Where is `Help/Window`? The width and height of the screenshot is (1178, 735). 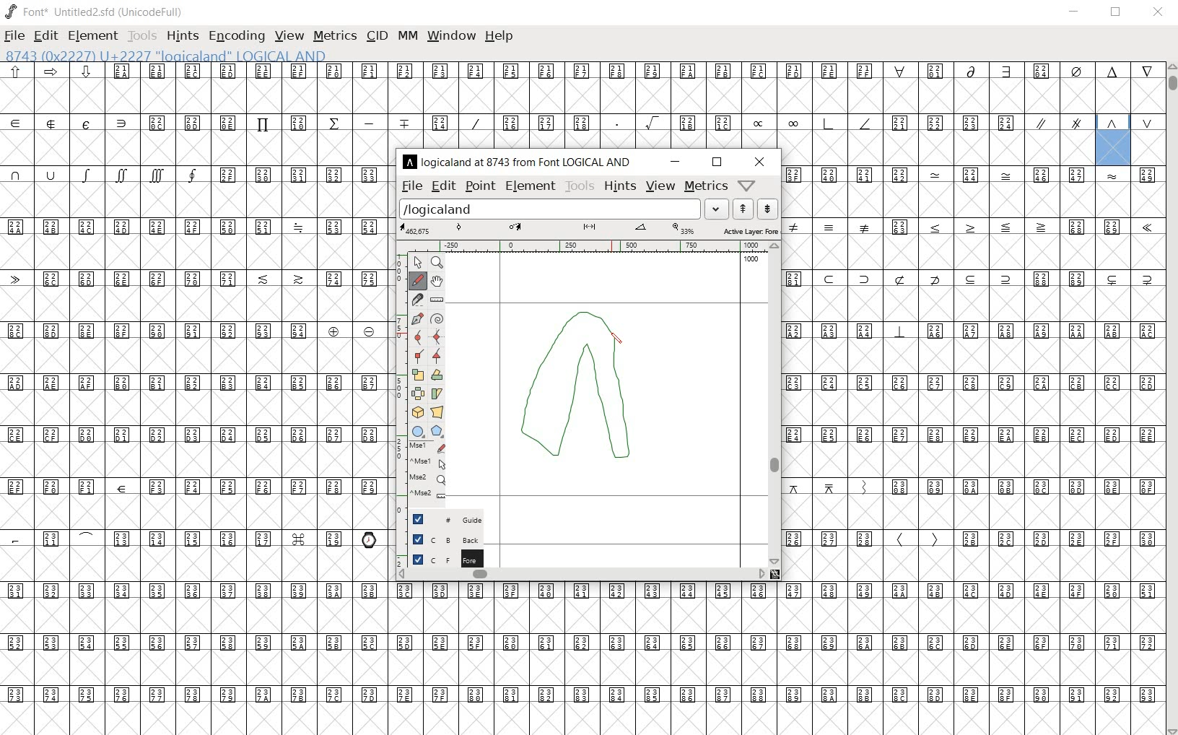
Help/Window is located at coordinates (748, 185).